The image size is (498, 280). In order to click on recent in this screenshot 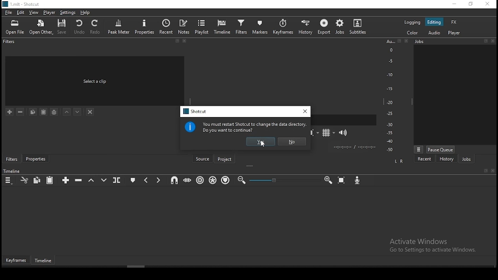, I will do `click(424, 159)`.